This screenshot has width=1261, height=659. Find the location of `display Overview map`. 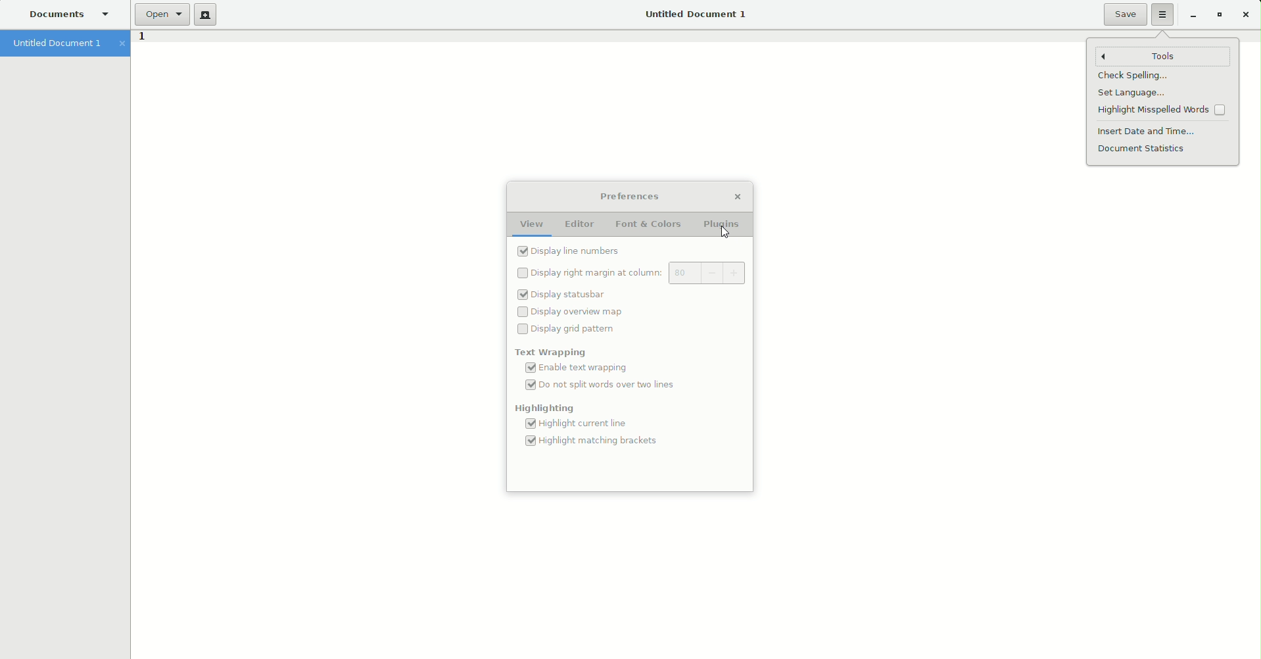

display Overview map is located at coordinates (574, 310).